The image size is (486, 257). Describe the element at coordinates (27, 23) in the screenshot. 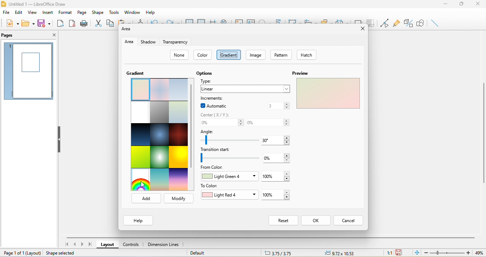

I see `open` at that location.